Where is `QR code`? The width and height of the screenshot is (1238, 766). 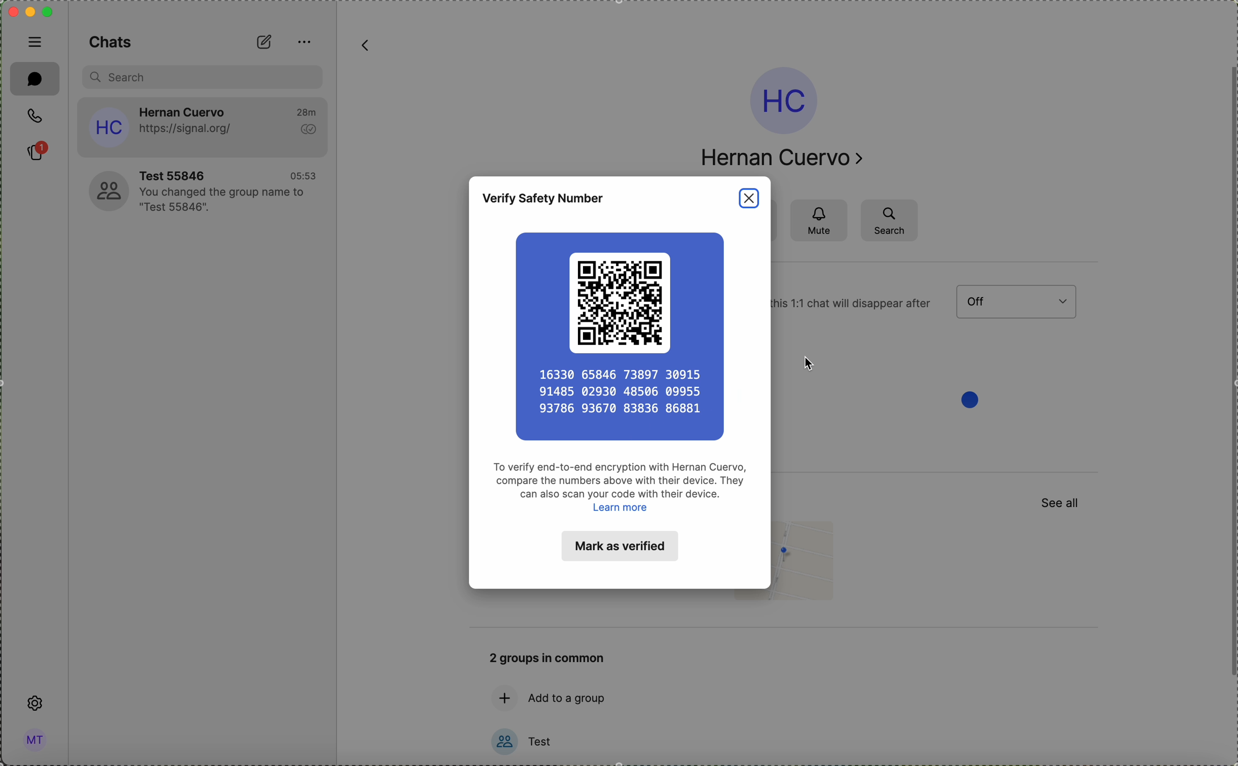
QR code is located at coordinates (620, 299).